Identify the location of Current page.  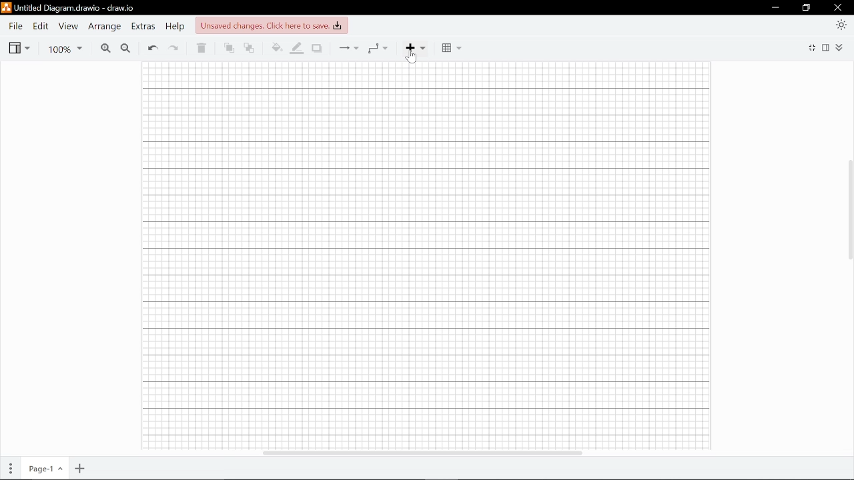
(44, 469).